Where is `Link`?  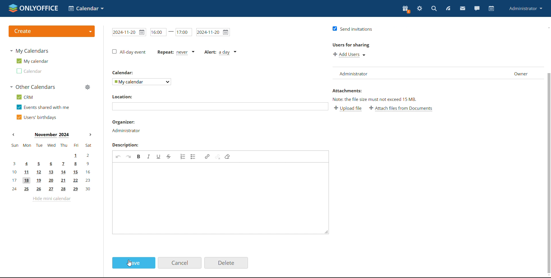
Link is located at coordinates (207, 157).